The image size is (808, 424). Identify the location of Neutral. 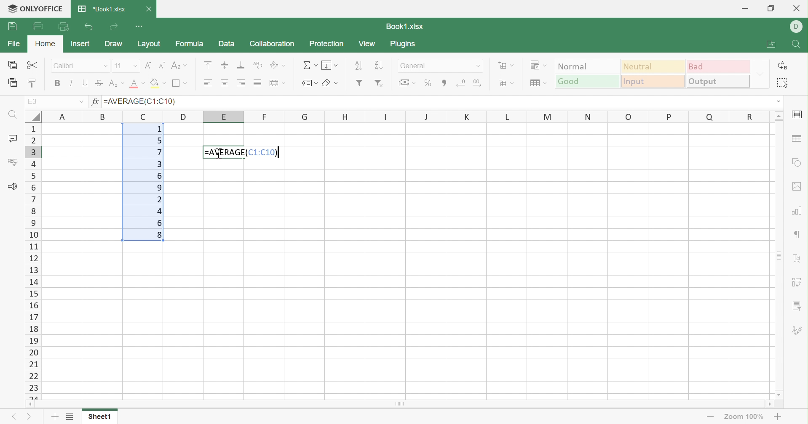
(653, 67).